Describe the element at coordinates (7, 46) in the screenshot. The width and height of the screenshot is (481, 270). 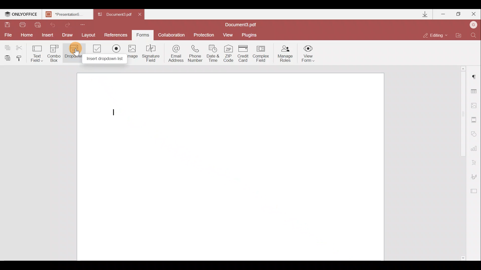
I see `Copy` at that location.